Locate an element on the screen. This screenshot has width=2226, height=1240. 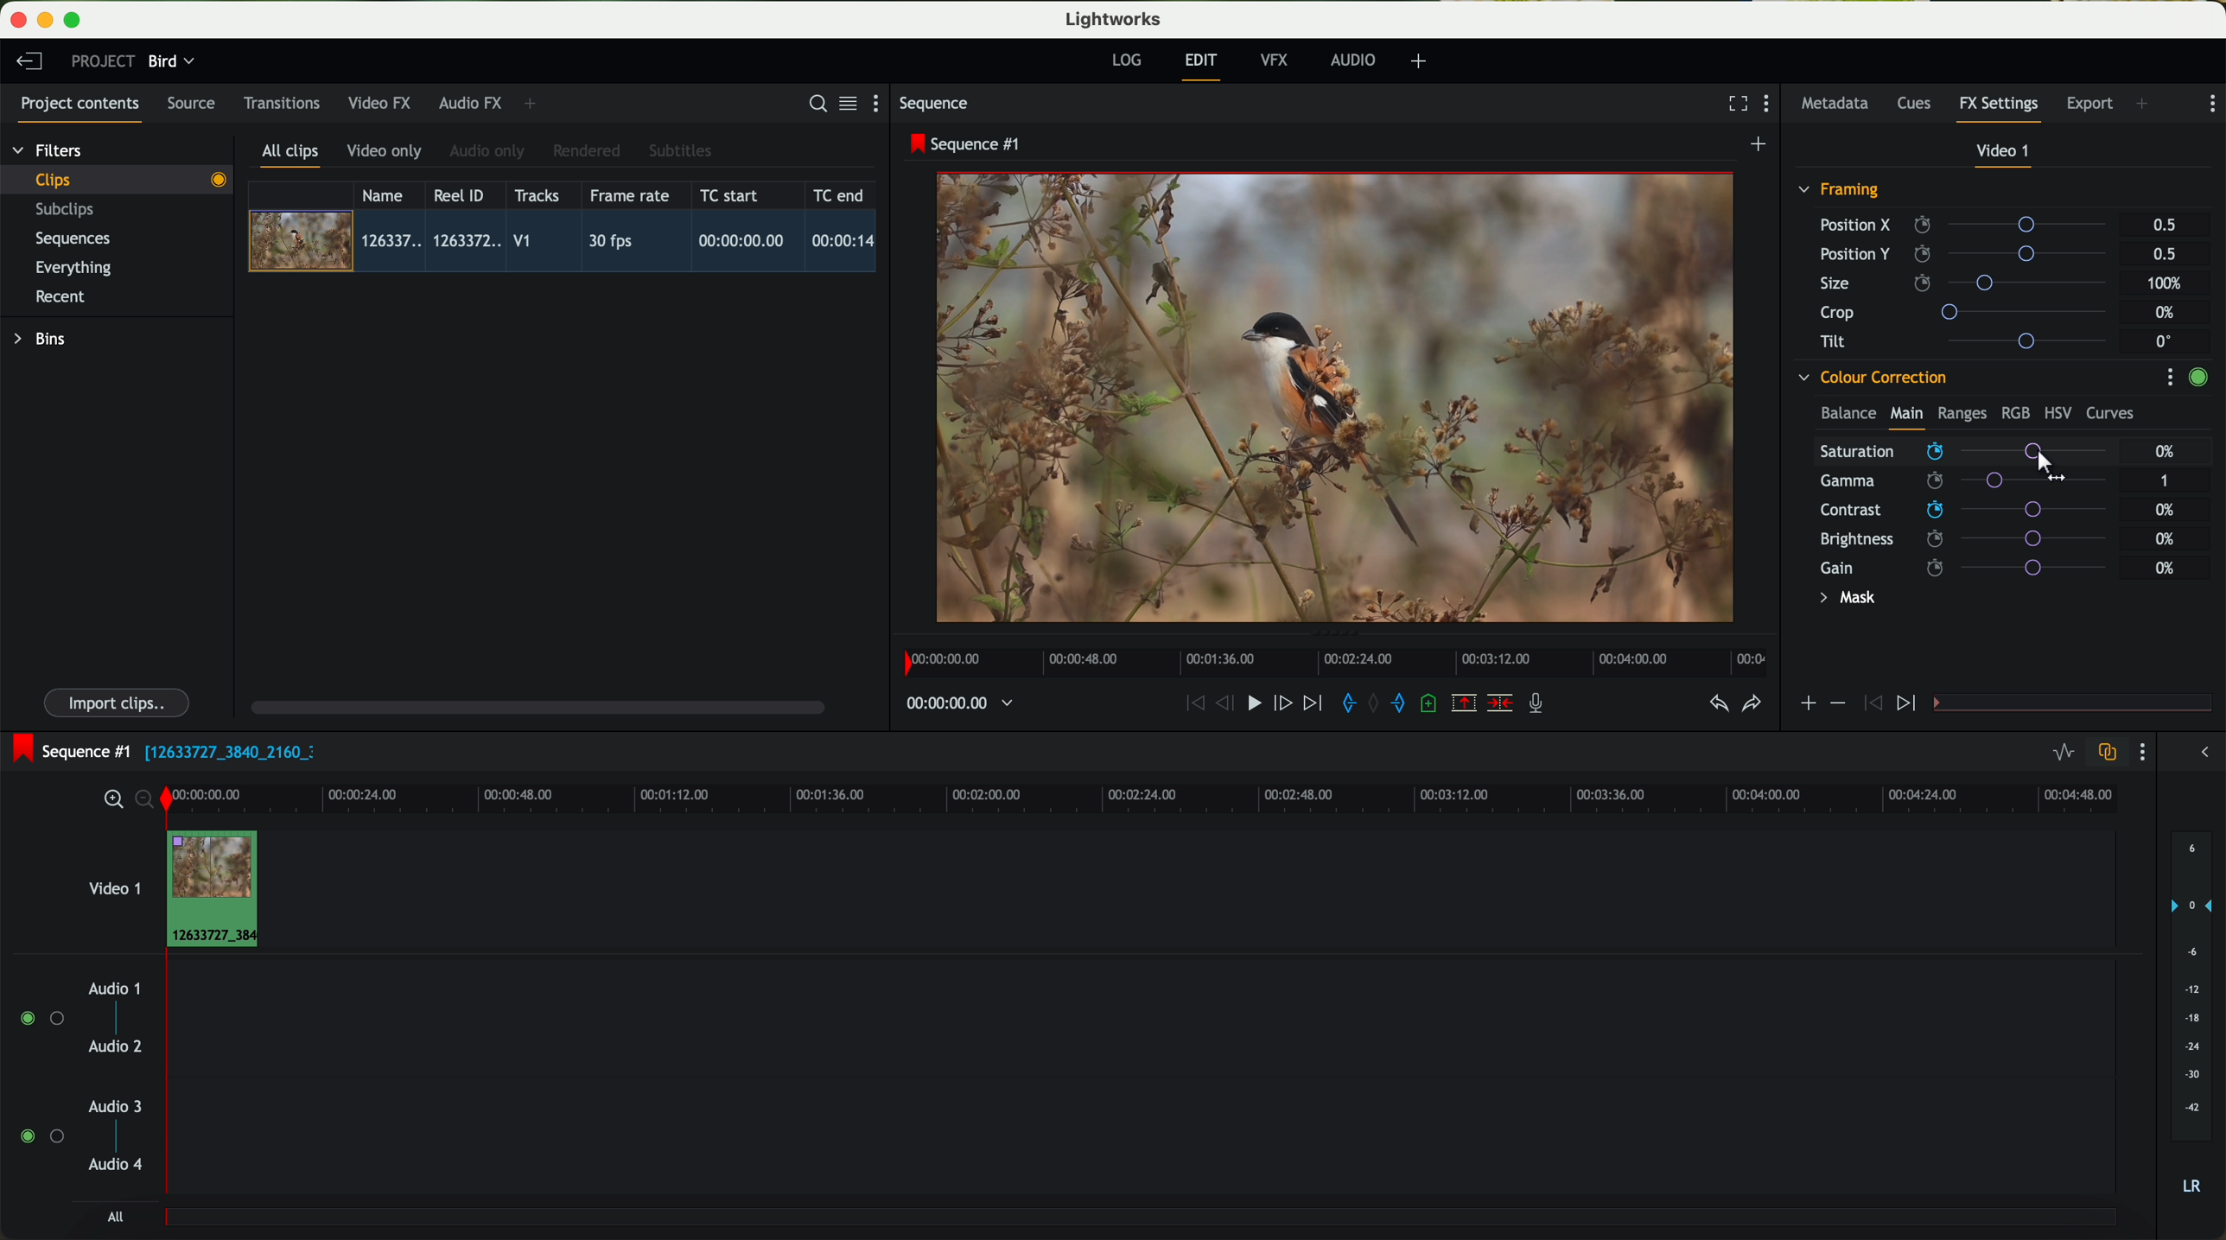
leave is located at coordinates (29, 62).